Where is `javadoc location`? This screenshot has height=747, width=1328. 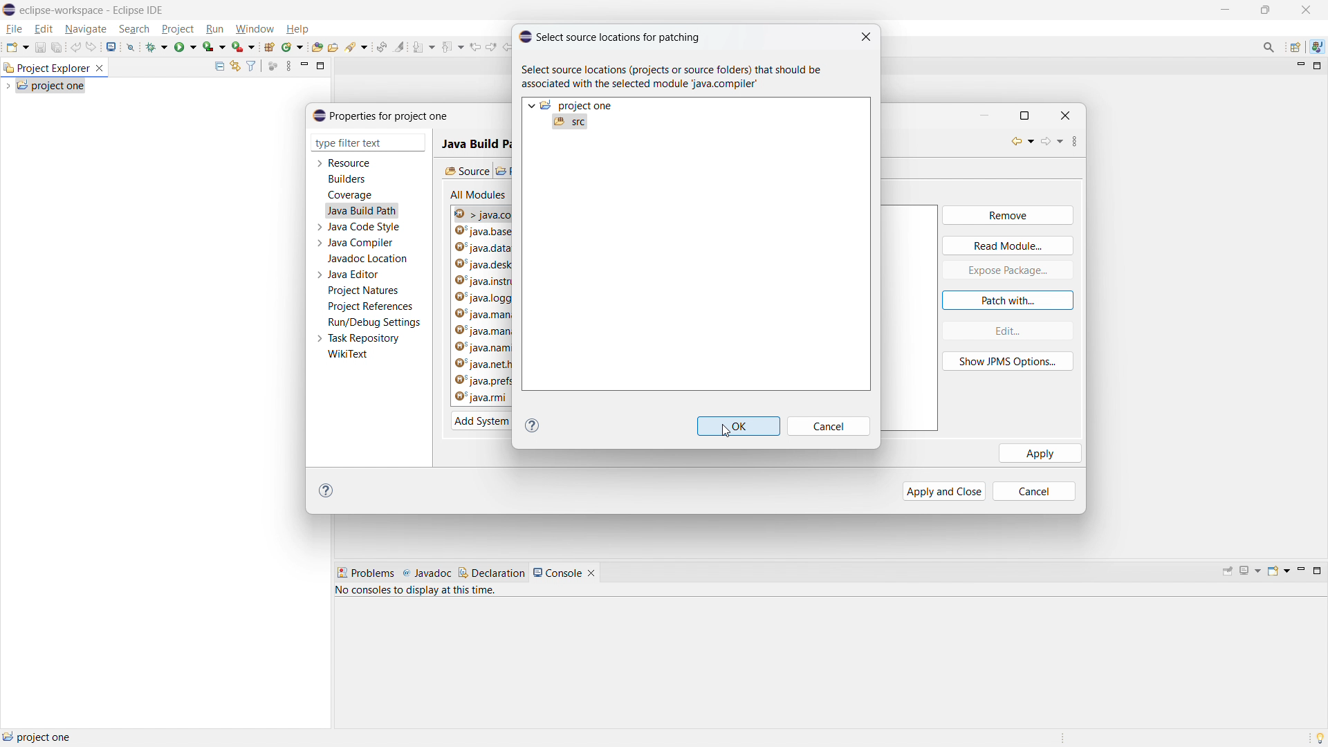 javadoc location is located at coordinates (369, 259).